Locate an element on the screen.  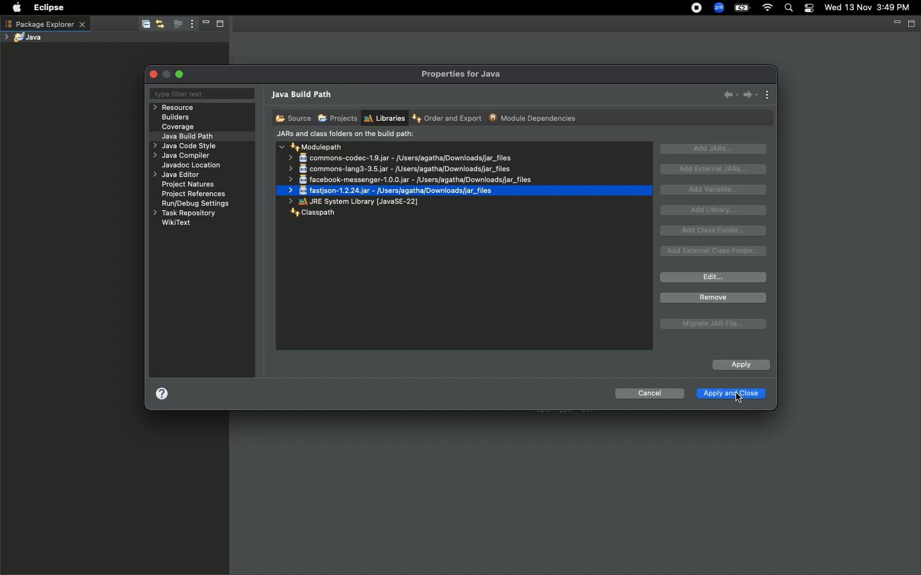
Edit is located at coordinates (713, 277).